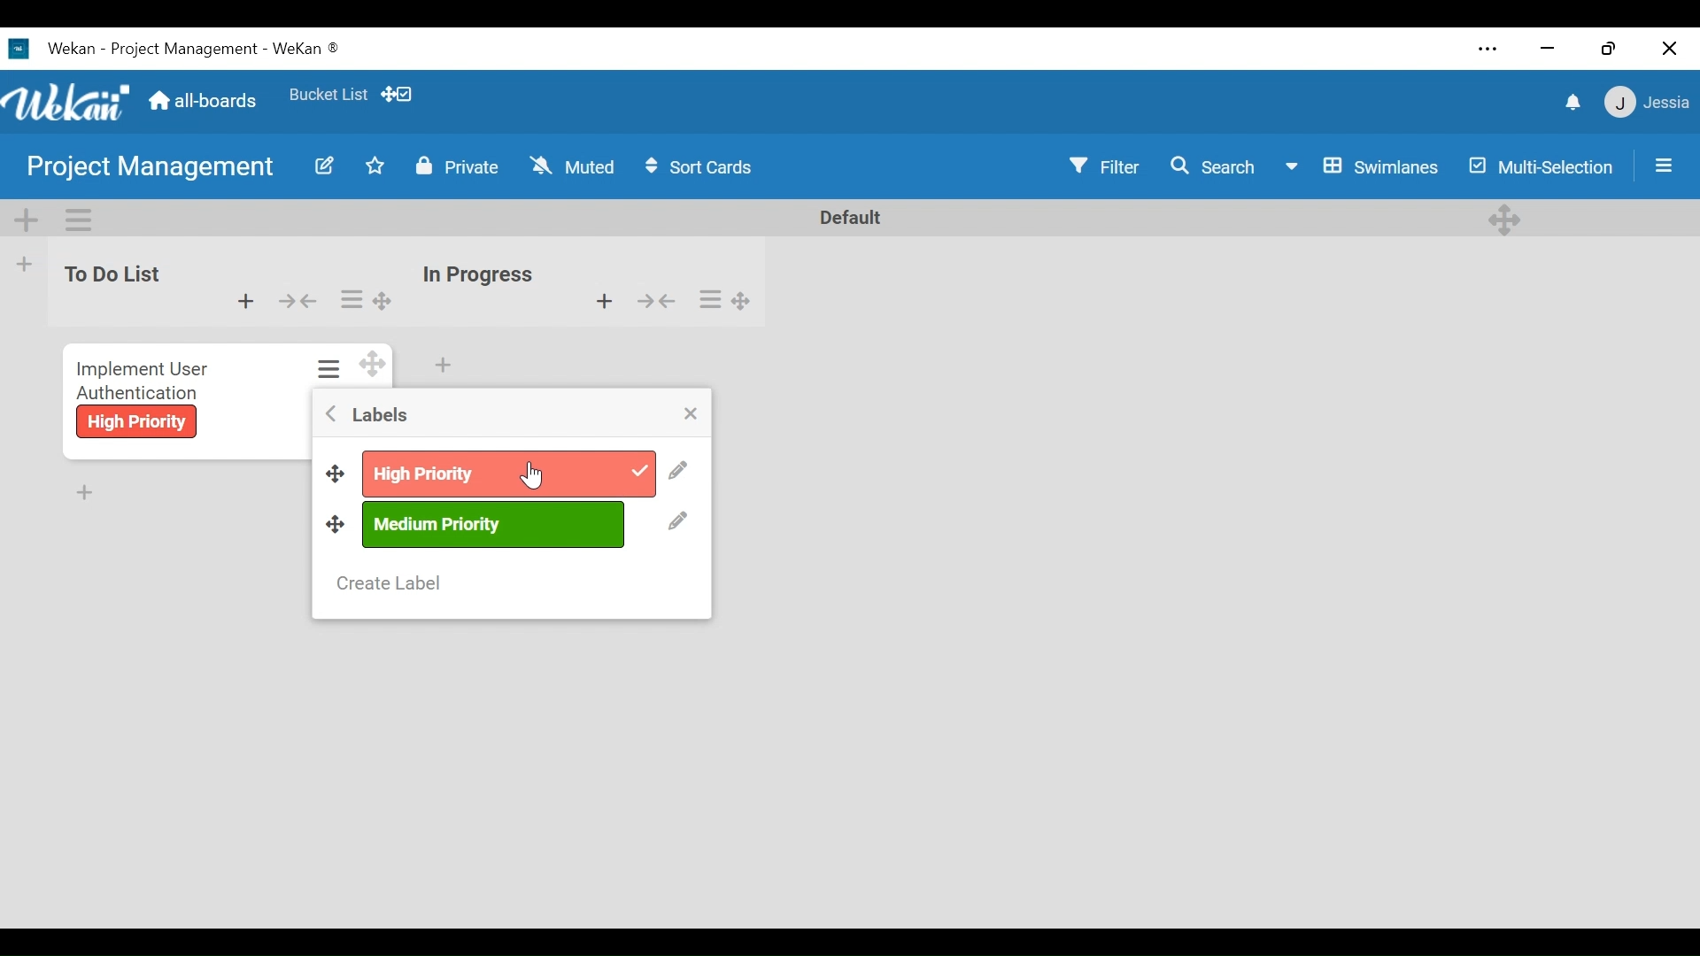 This screenshot has width=1700, height=956. Describe the element at coordinates (515, 474) in the screenshot. I see `High Priority` at that location.